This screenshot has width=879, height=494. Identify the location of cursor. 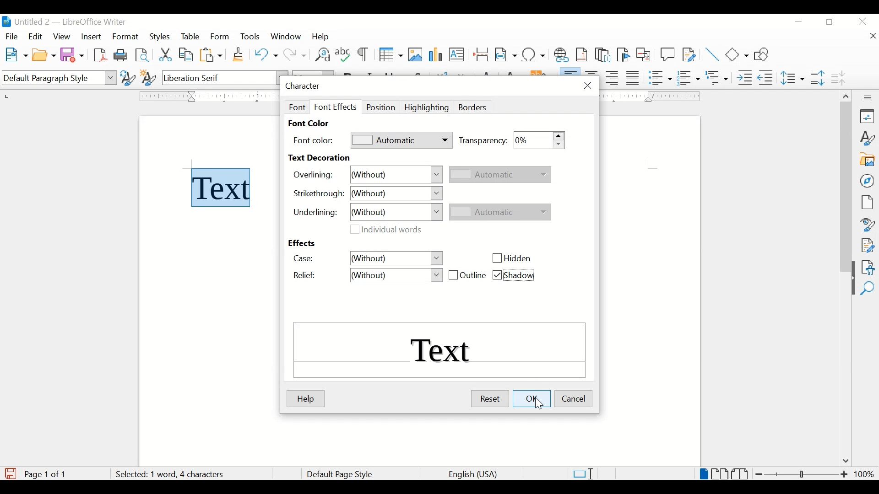
(538, 408).